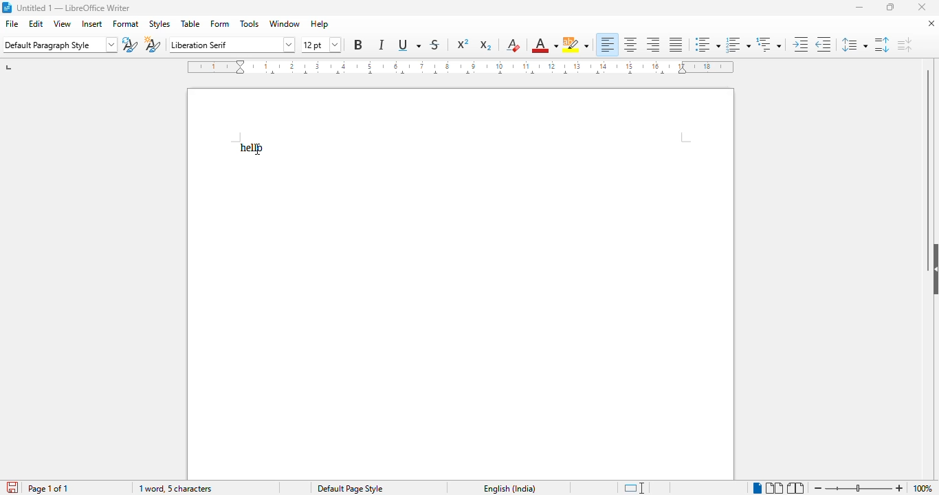 The height and width of the screenshot is (495, 939). I want to click on increase paragraph spacing, so click(881, 45).